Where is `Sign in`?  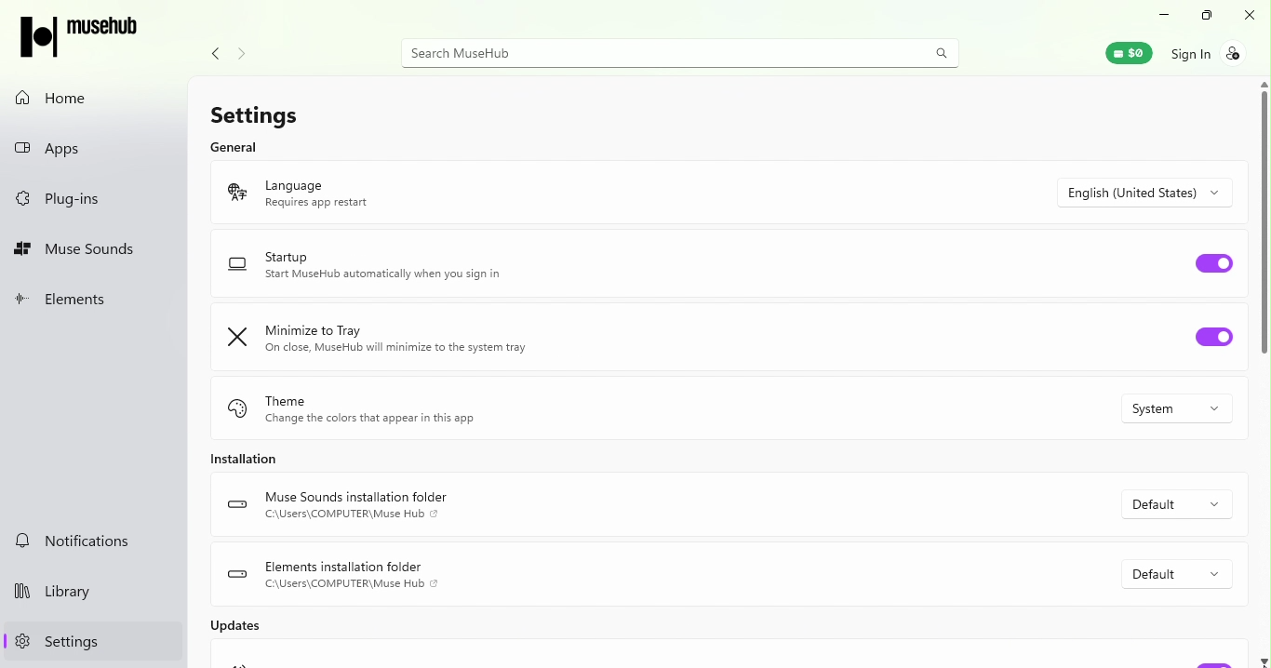 Sign in is located at coordinates (1210, 53).